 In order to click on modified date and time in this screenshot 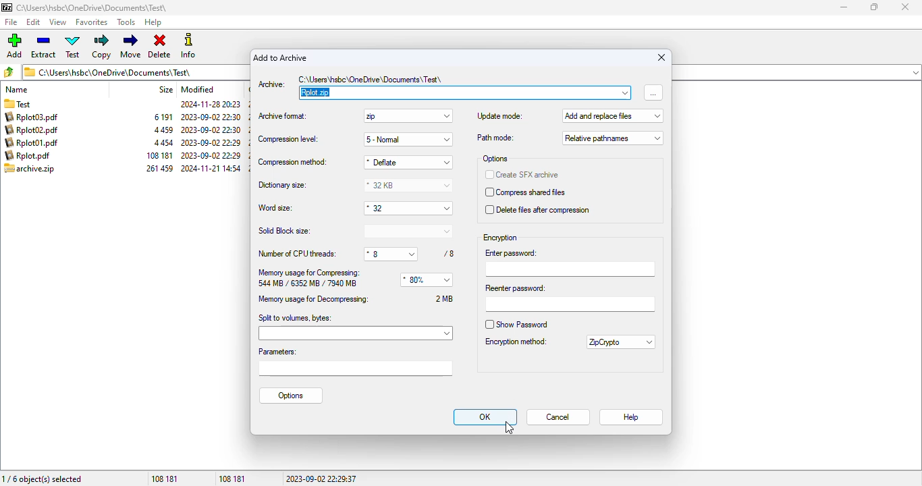, I will do `click(211, 137)`.